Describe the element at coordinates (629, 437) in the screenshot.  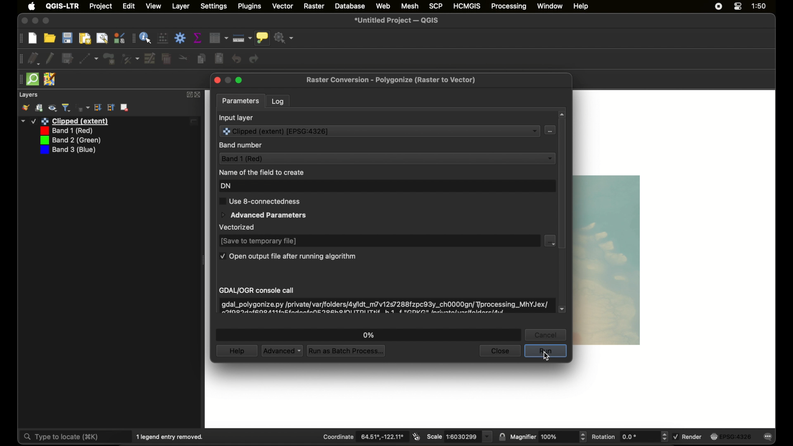
I see `rotation` at that location.